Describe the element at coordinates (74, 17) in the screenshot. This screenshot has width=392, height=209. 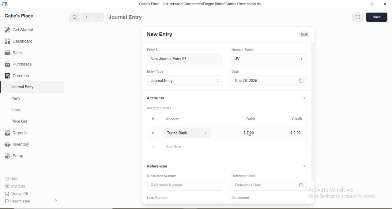
I see `Search` at that location.